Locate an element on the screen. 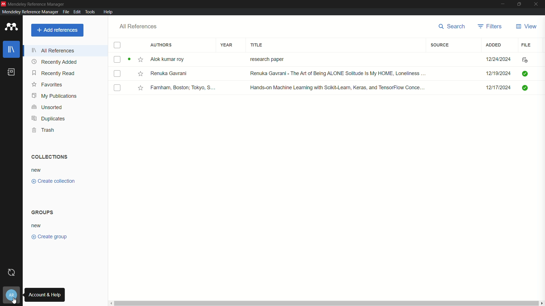 This screenshot has width=545, height=306. app name is located at coordinates (37, 4).